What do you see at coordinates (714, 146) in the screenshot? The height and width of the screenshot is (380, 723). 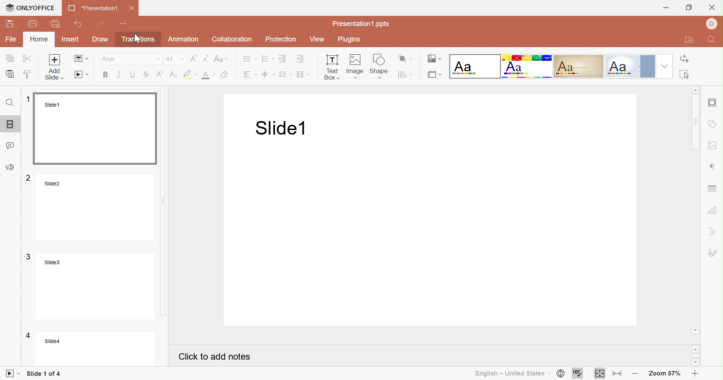 I see `Insert image` at bounding box center [714, 146].